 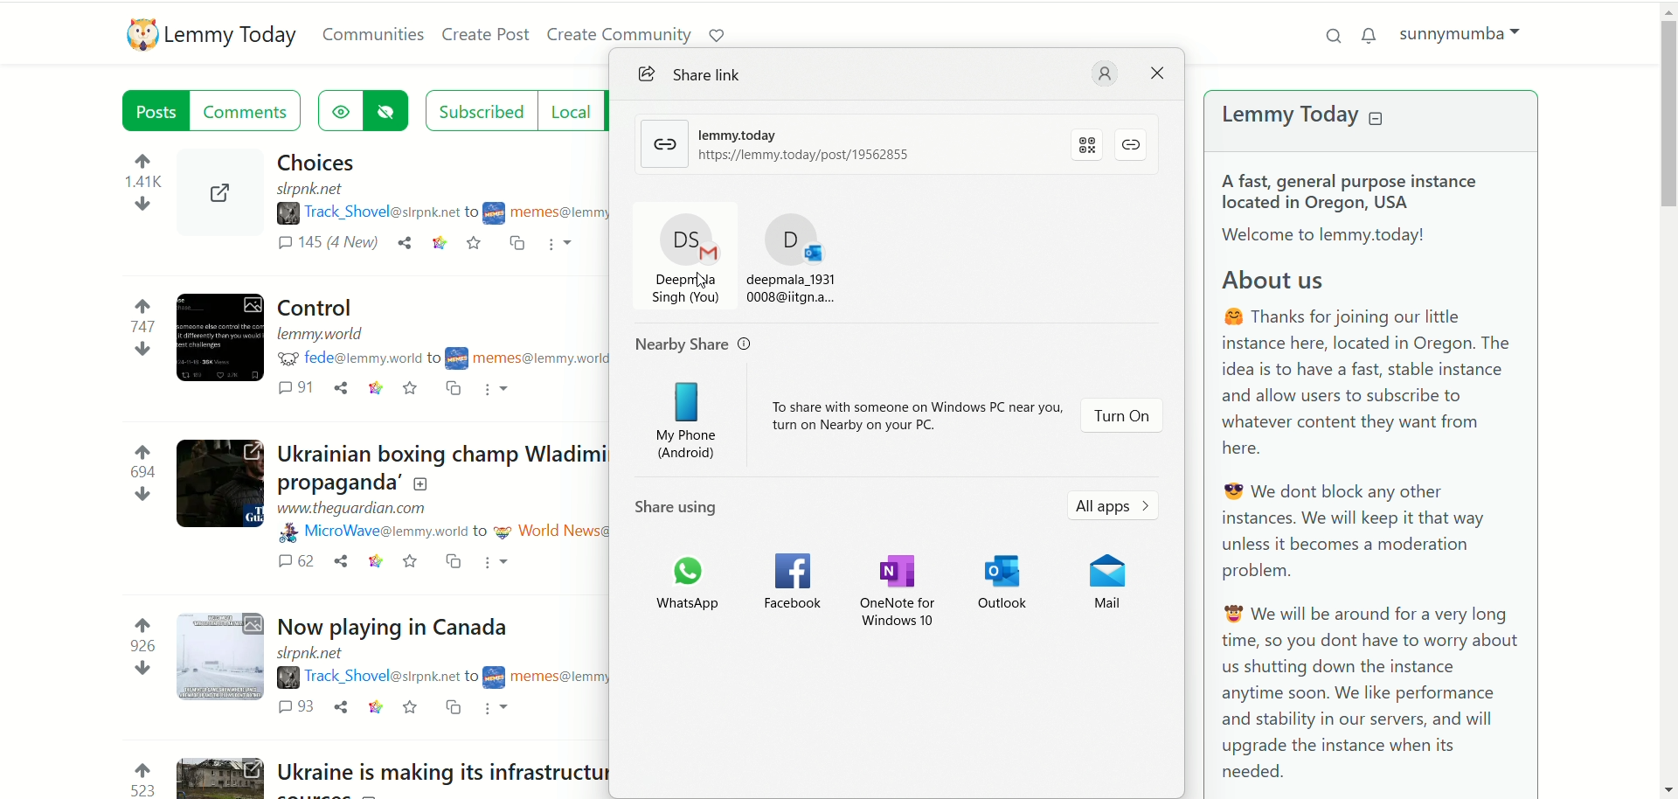 What do you see at coordinates (1372, 35) in the screenshot?
I see `notification` at bounding box center [1372, 35].